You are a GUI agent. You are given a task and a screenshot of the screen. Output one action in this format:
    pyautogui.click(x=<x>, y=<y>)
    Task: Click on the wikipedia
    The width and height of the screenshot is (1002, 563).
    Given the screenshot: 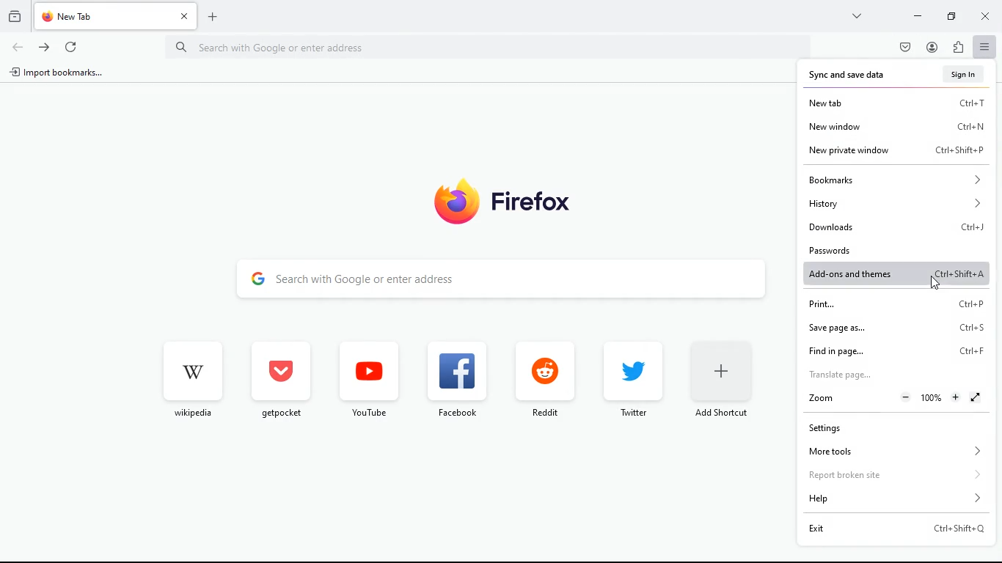 What is the action you would take?
    pyautogui.click(x=194, y=386)
    